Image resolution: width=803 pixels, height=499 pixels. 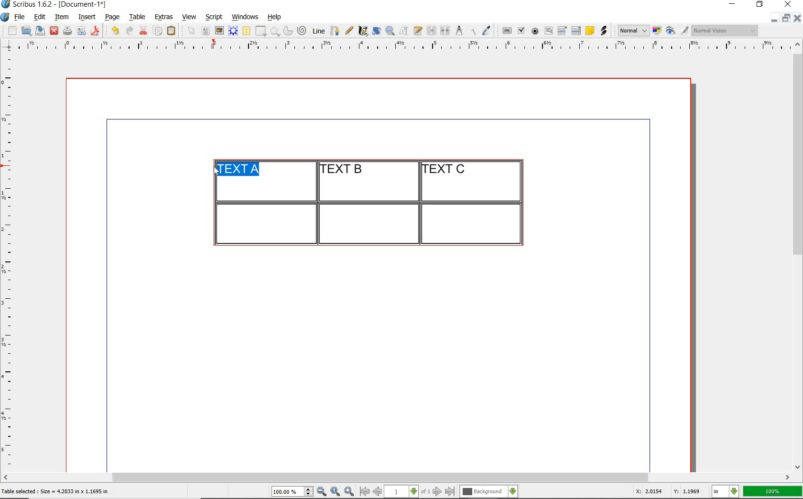 I want to click on close, so click(x=54, y=31).